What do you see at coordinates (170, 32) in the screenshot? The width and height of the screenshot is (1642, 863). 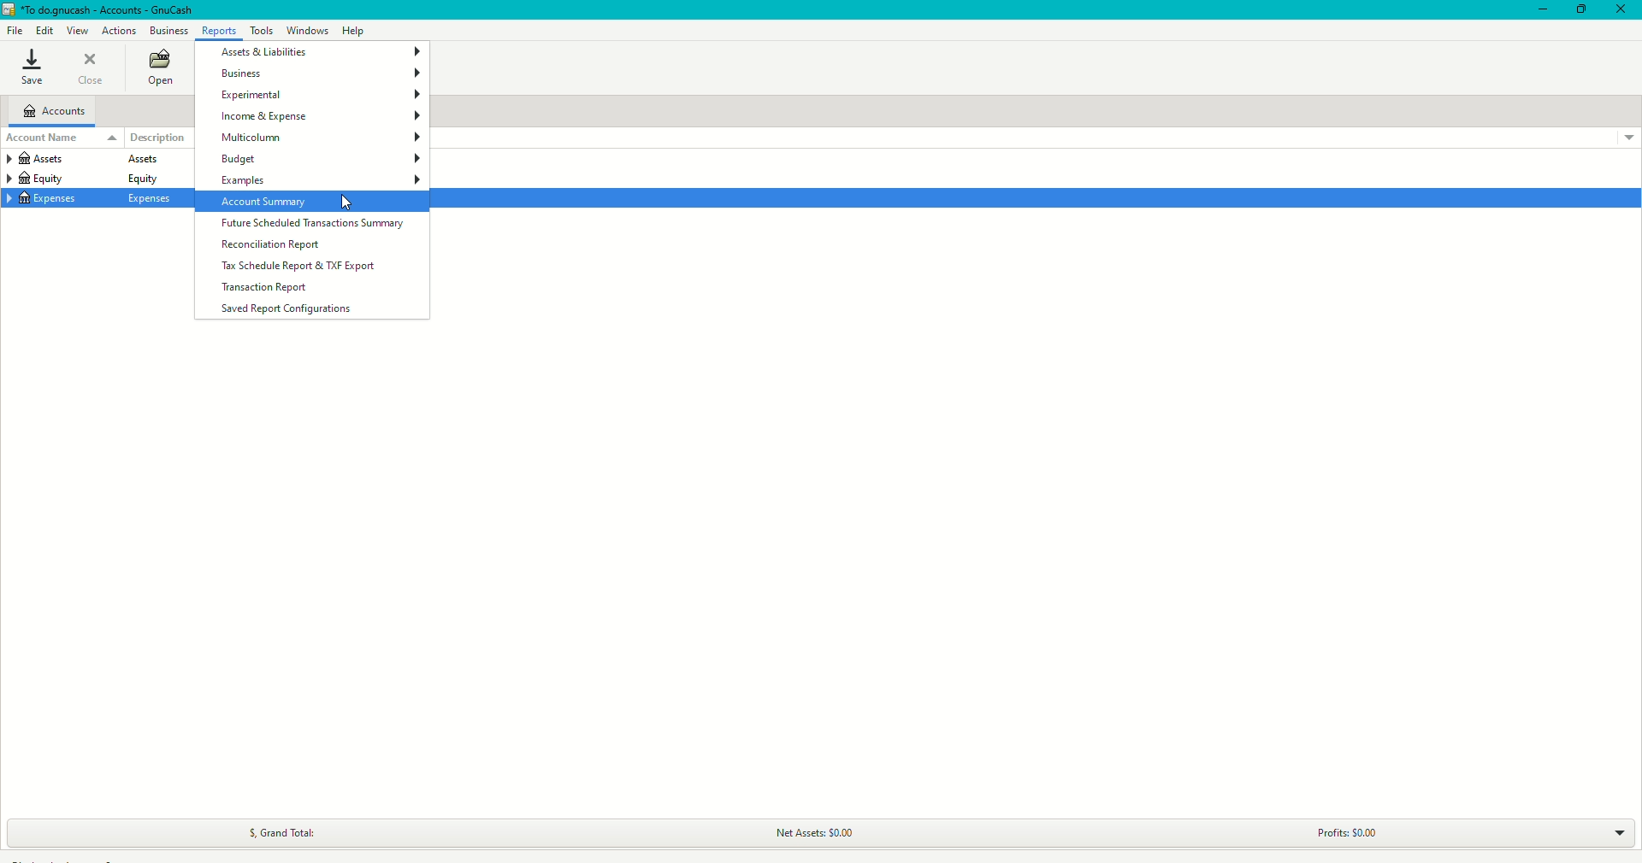 I see `Business` at bounding box center [170, 32].